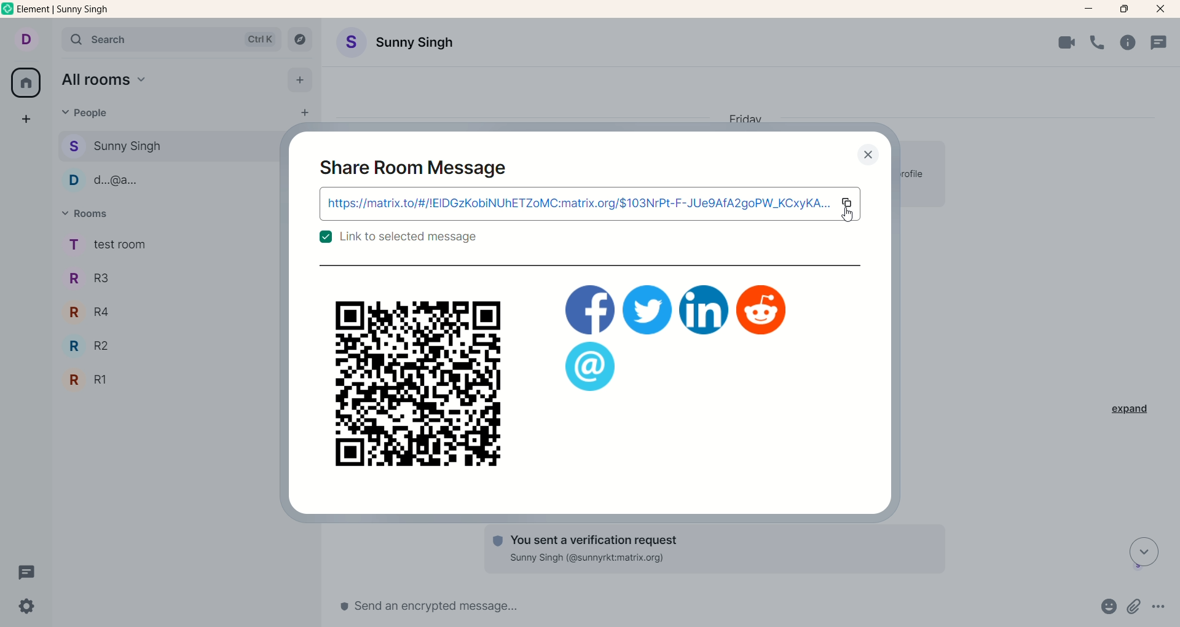 This screenshot has width=1180, height=627. Describe the element at coordinates (132, 144) in the screenshot. I see `people` at that location.